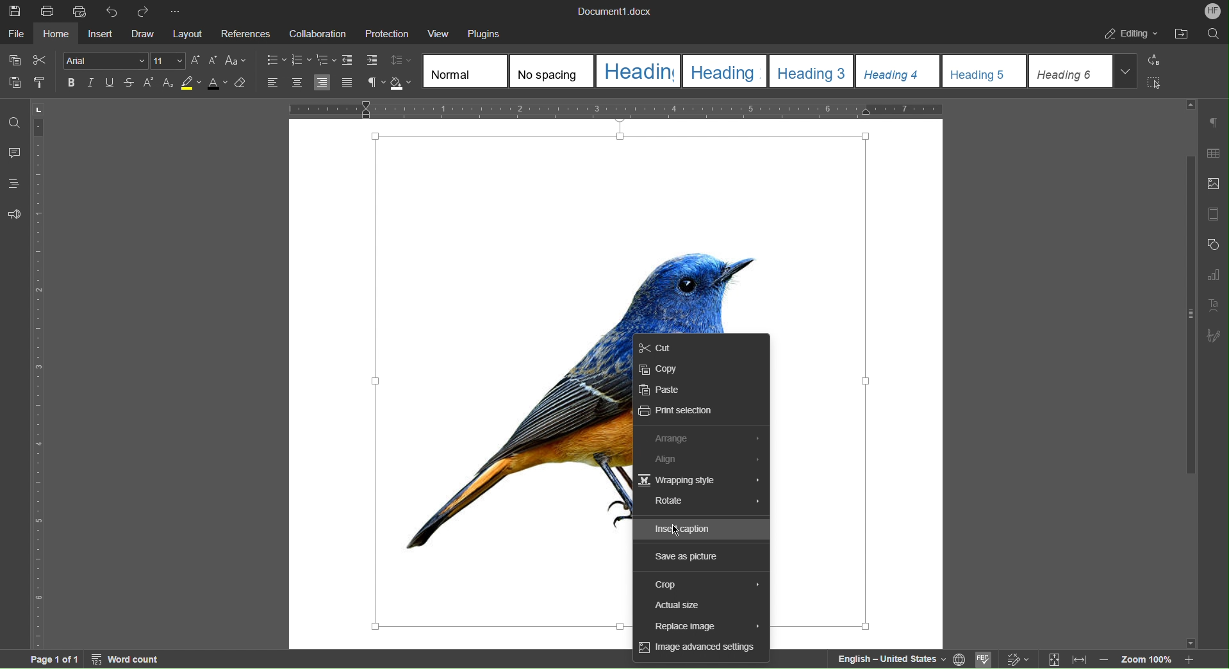 The width and height of the screenshot is (1229, 669). Describe the element at coordinates (15, 10) in the screenshot. I see `Save` at that location.